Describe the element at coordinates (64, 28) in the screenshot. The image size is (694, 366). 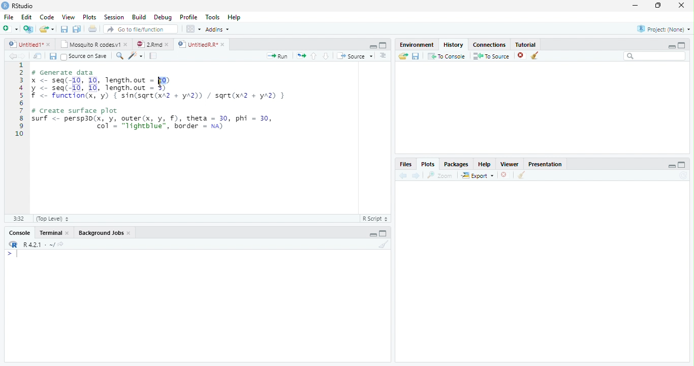
I see `Save current document` at that location.